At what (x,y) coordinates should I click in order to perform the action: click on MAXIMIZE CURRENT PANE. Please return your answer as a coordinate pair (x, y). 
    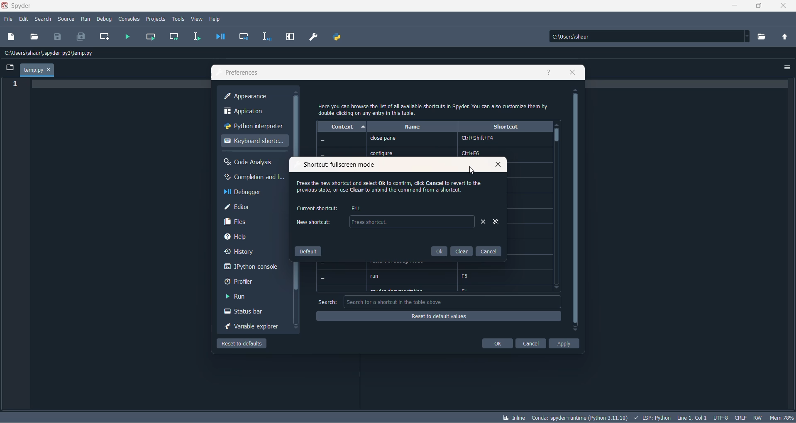
    Looking at the image, I should click on (289, 37).